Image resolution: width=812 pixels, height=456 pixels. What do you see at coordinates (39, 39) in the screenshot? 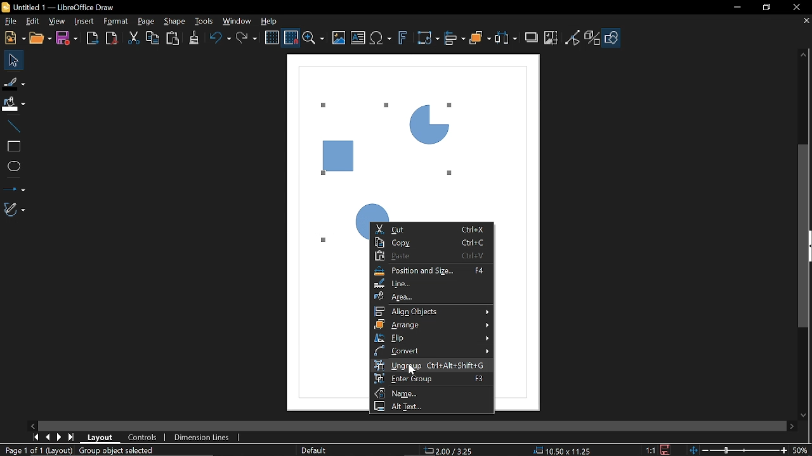
I see `Open` at bounding box center [39, 39].